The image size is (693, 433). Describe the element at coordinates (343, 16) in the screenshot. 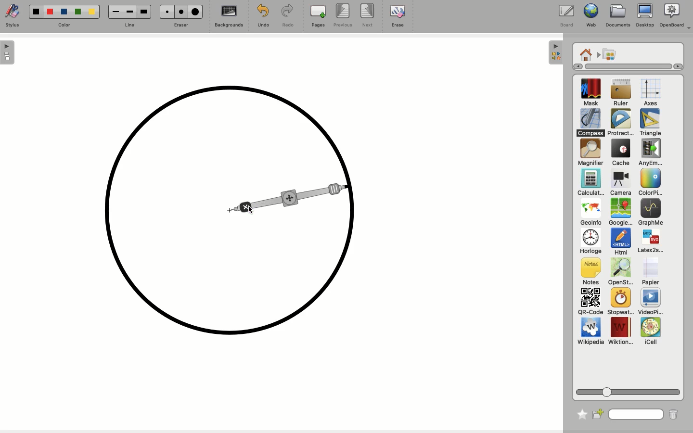

I see `Previous` at that location.